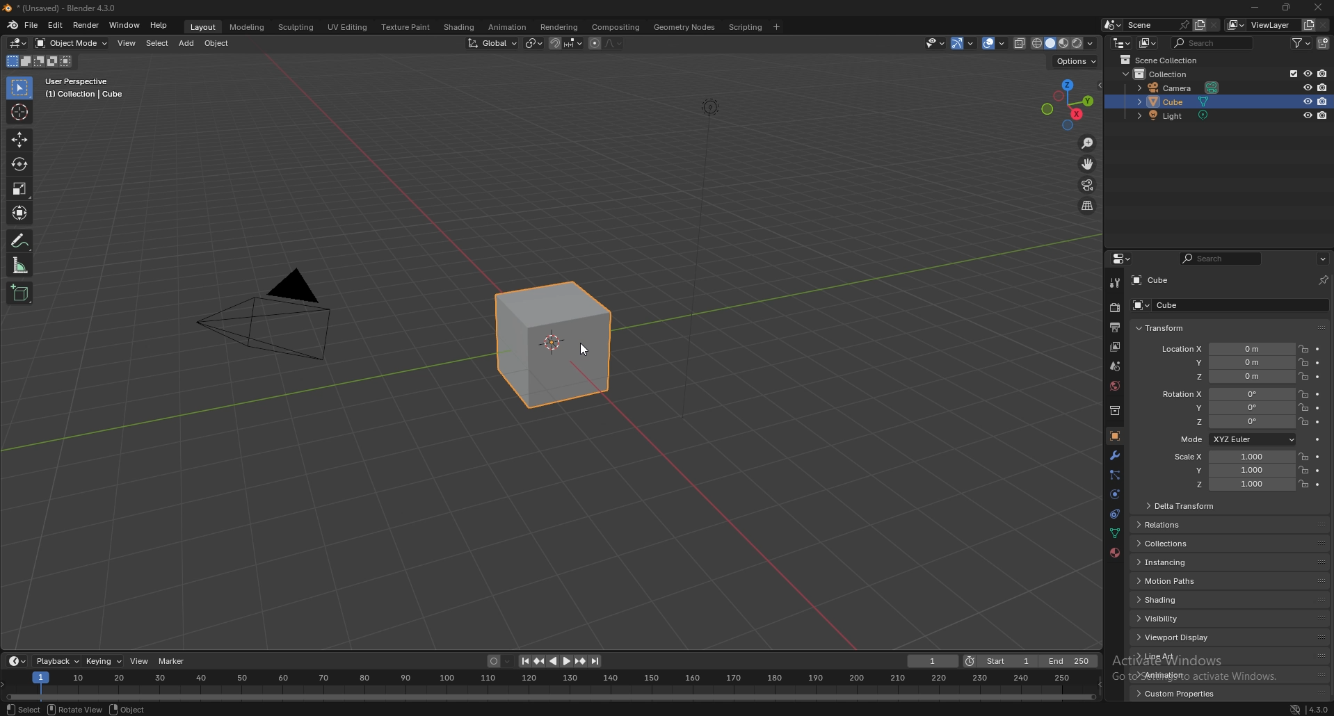 The image size is (1334, 716). Describe the element at coordinates (1211, 42) in the screenshot. I see `search` at that location.